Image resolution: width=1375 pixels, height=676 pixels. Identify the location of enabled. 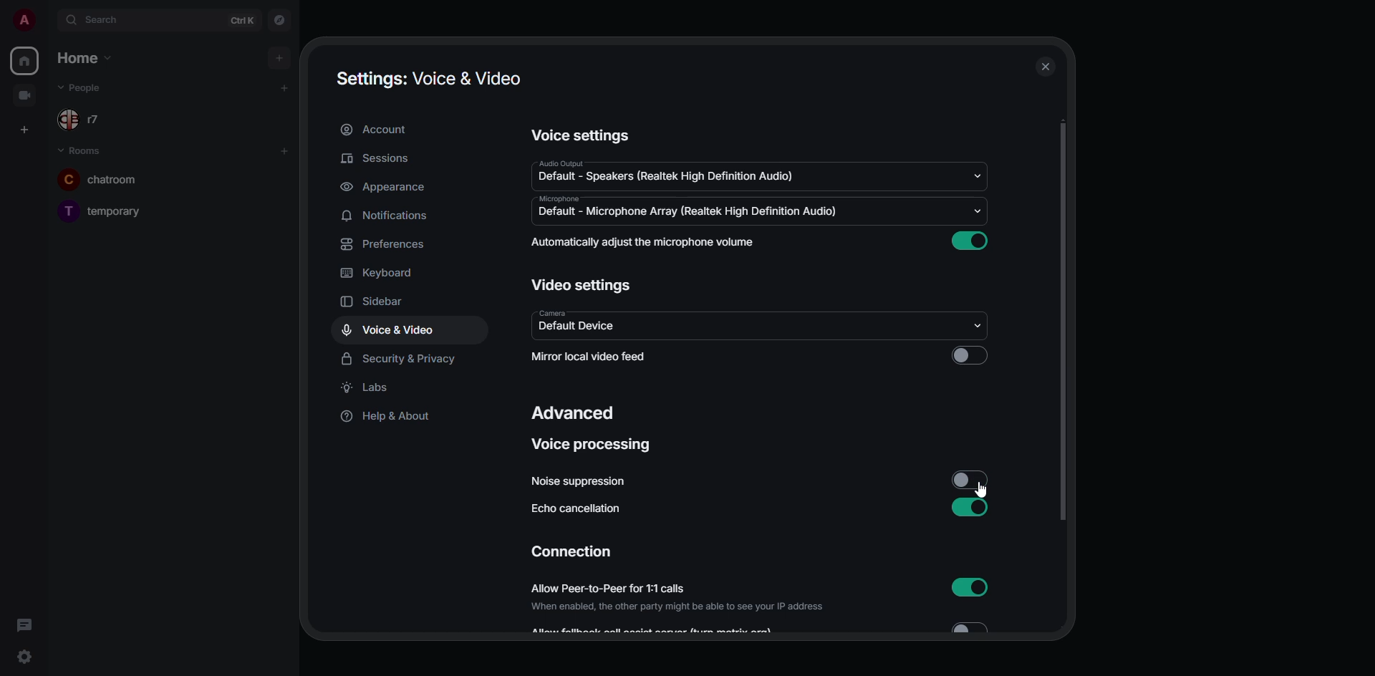
(972, 506).